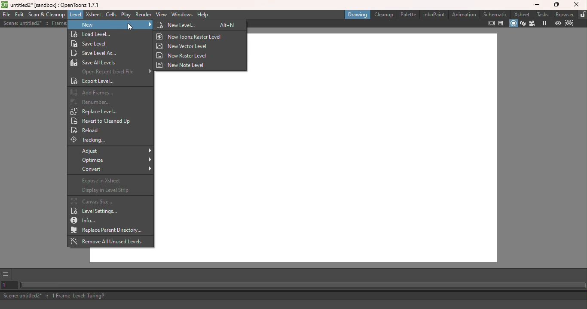 The width and height of the screenshot is (587, 309). Describe the element at coordinates (524, 23) in the screenshot. I see `3D view` at that location.